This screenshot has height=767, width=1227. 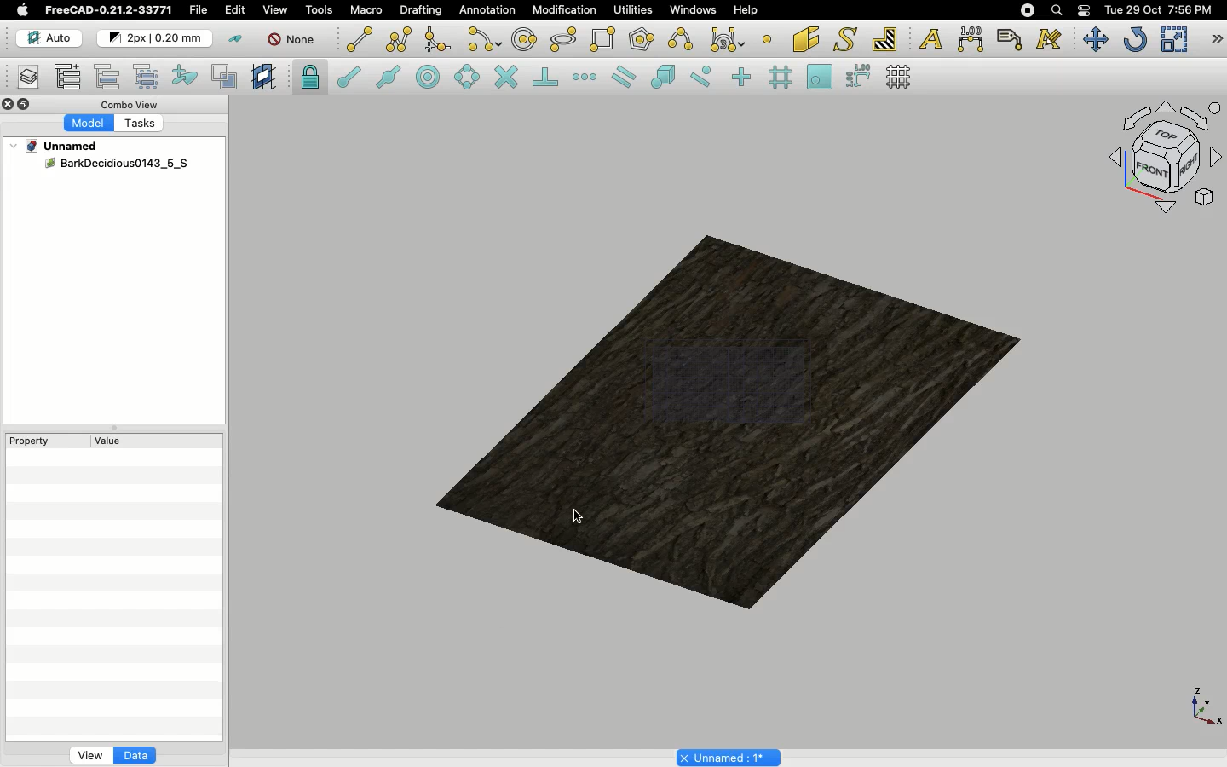 What do you see at coordinates (885, 39) in the screenshot?
I see `Hatch` at bounding box center [885, 39].